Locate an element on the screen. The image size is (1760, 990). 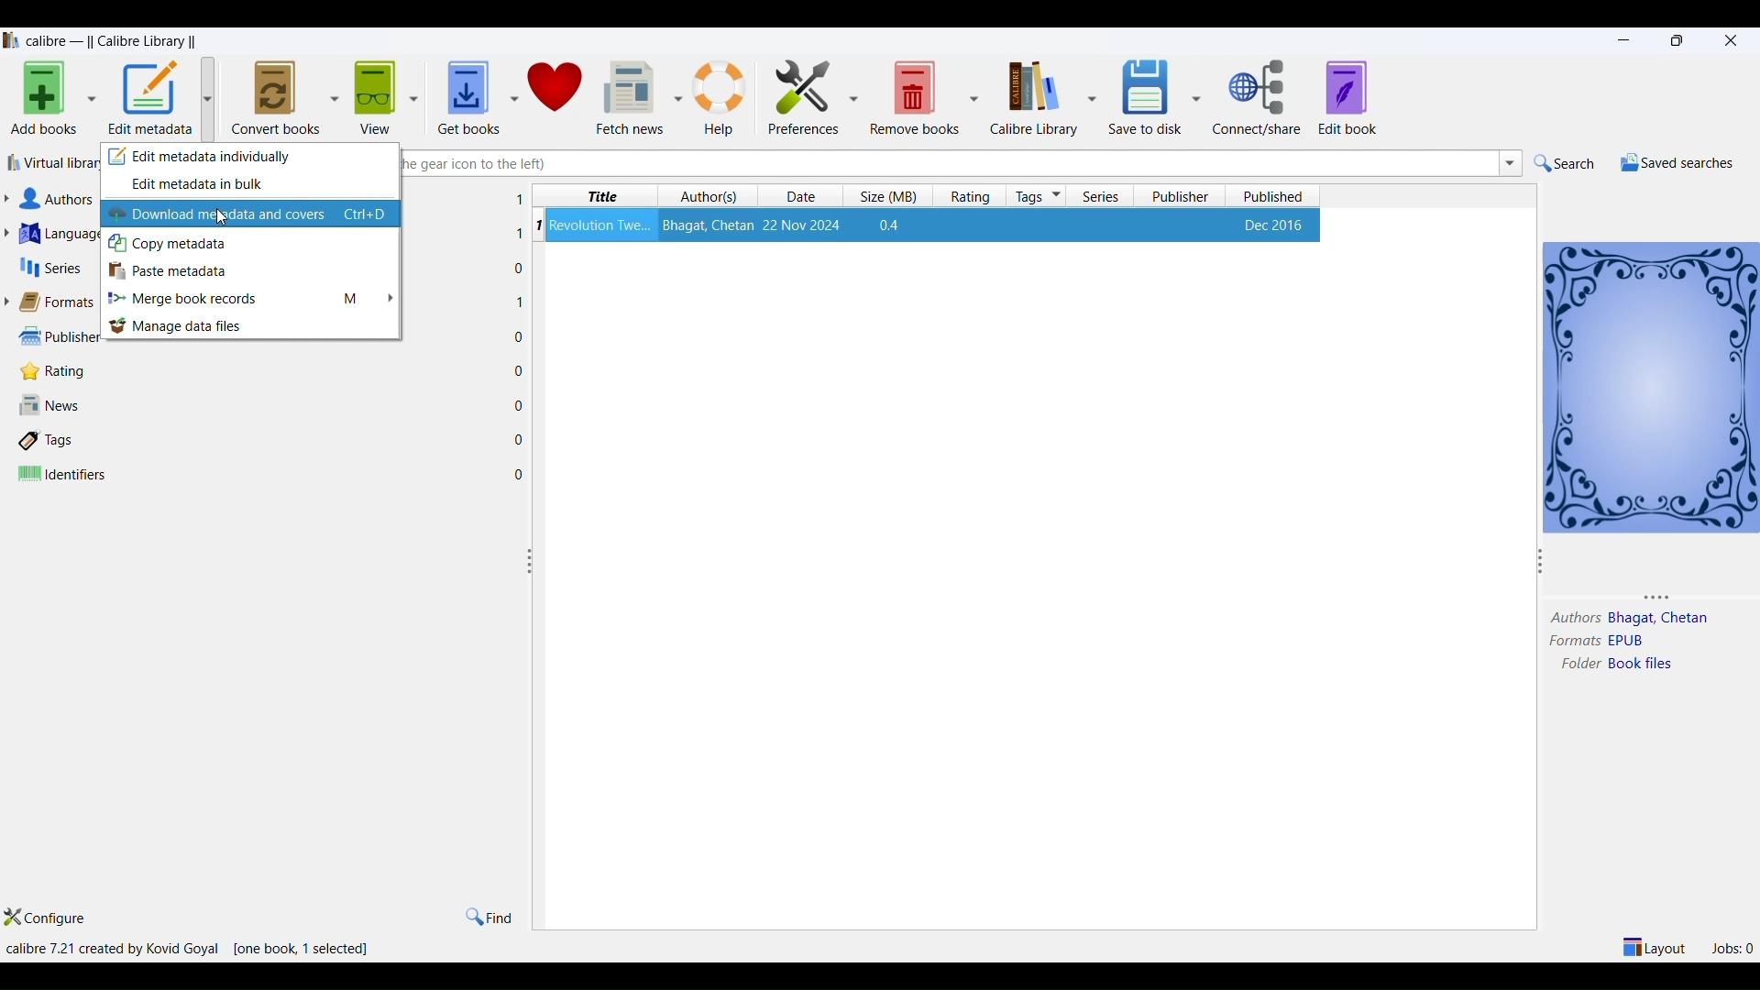
size is located at coordinates (887, 197).